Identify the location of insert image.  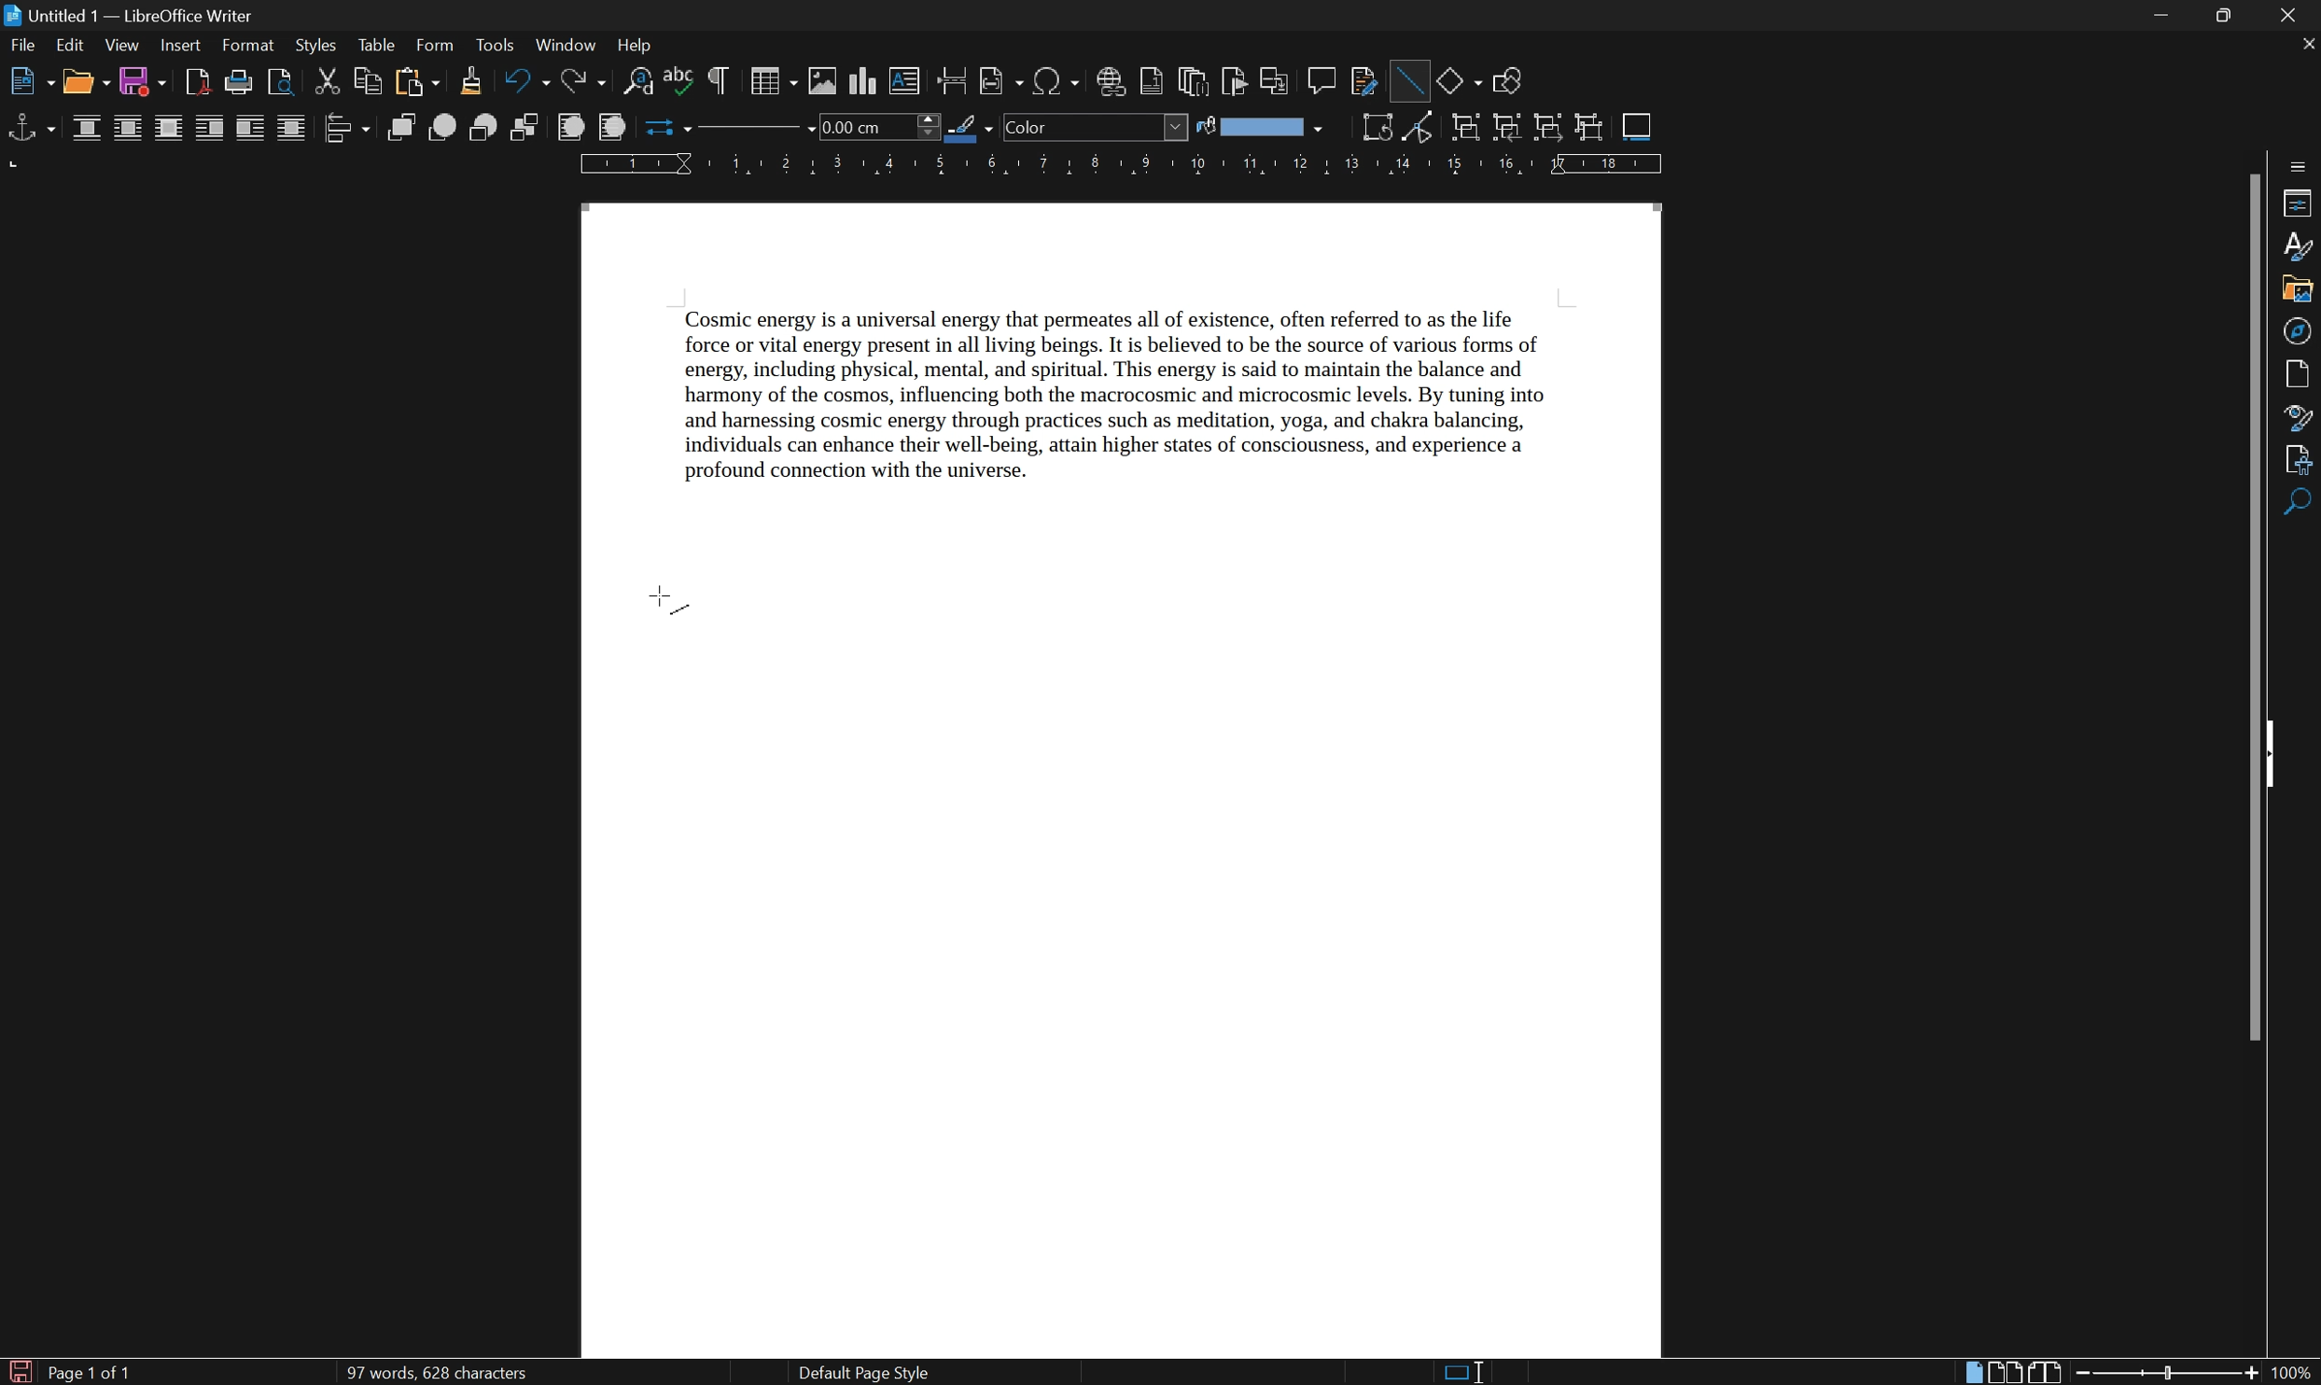
(824, 81).